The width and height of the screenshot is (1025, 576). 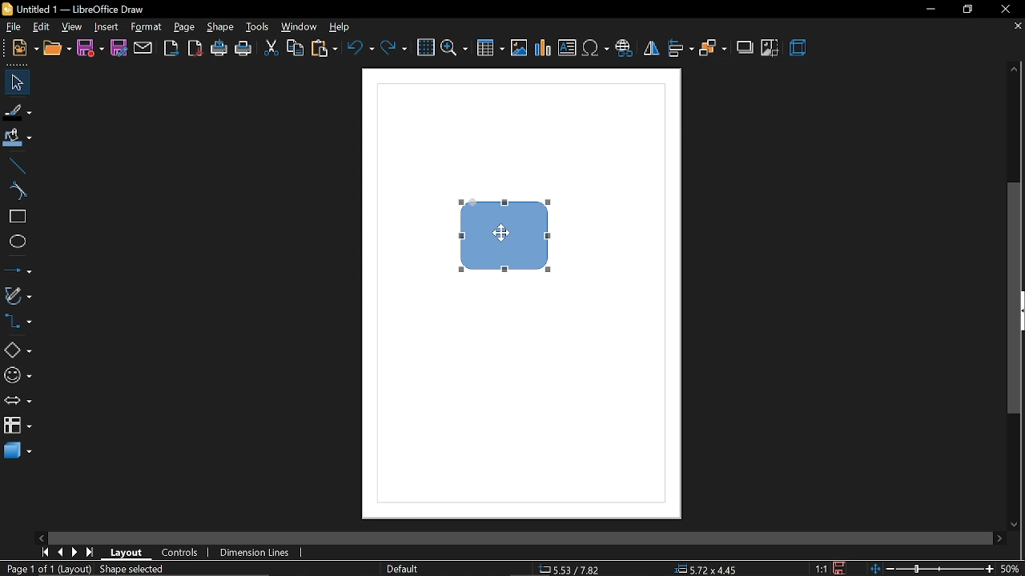 What do you see at coordinates (58, 49) in the screenshot?
I see `open` at bounding box center [58, 49].